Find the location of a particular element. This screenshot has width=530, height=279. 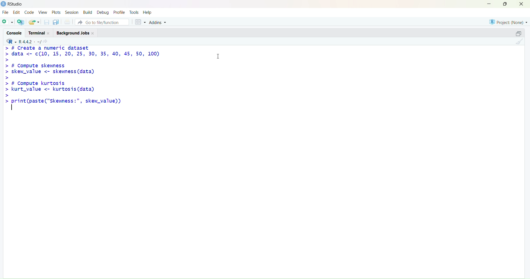

Go to file/function is located at coordinates (103, 22).